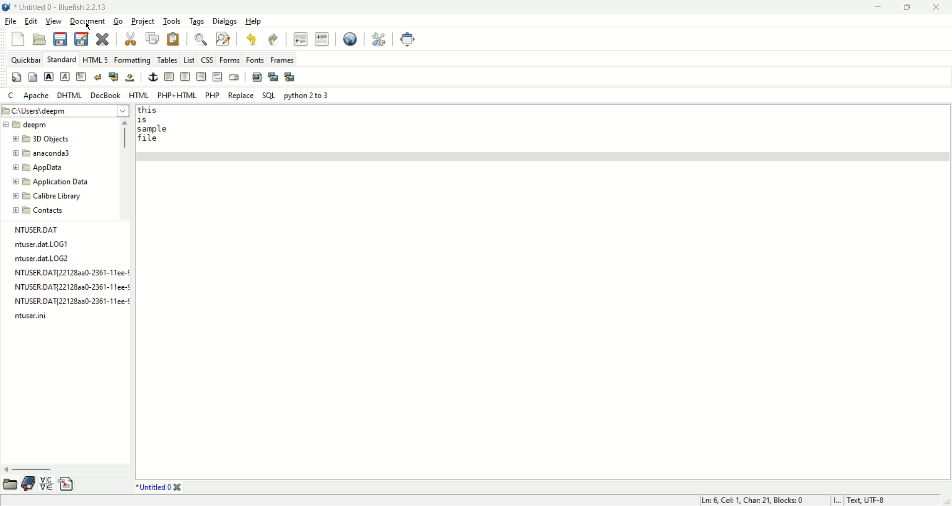 Image resolution: width=952 pixels, height=506 pixels. What do you see at coordinates (838, 500) in the screenshot?
I see `I` at bounding box center [838, 500].